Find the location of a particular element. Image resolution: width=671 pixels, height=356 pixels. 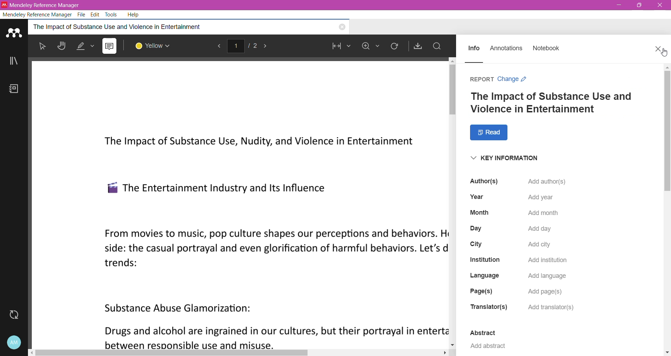

Change Item Type is located at coordinates (512, 78).